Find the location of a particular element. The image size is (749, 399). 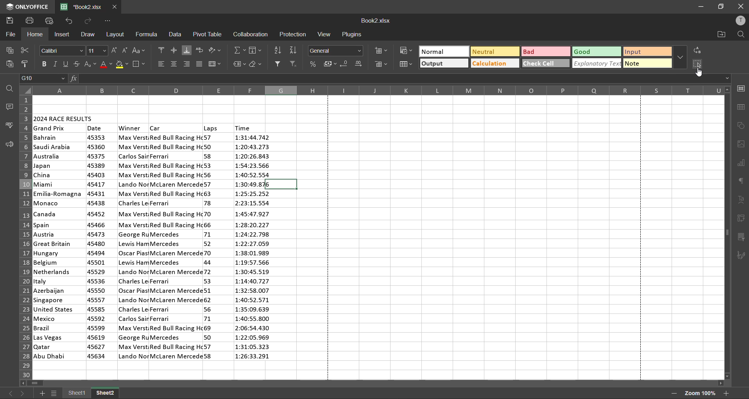

zoom out is located at coordinates (675, 392).